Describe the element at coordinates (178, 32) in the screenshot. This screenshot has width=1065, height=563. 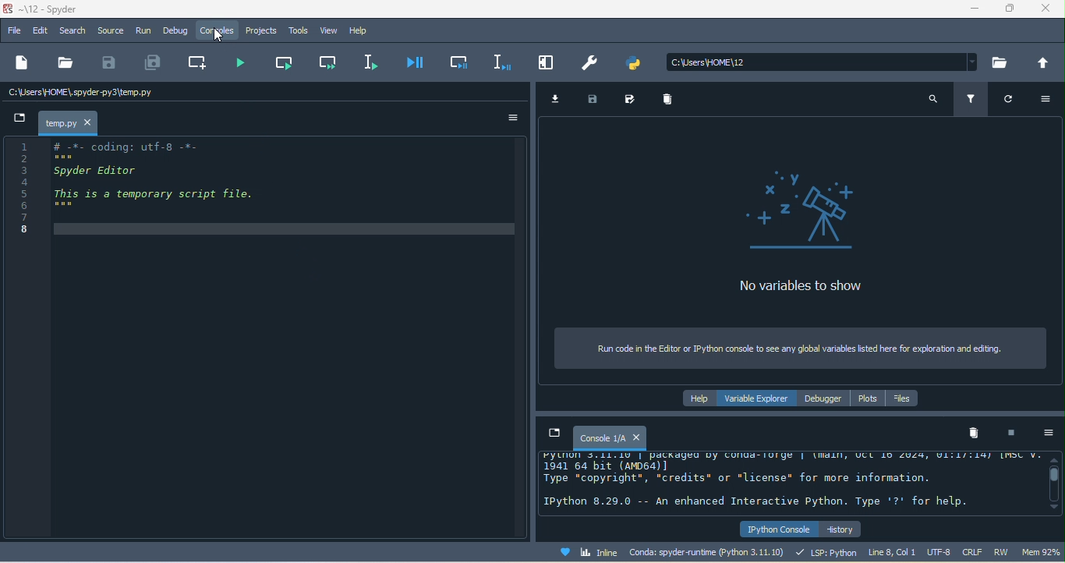
I see `debug` at that location.